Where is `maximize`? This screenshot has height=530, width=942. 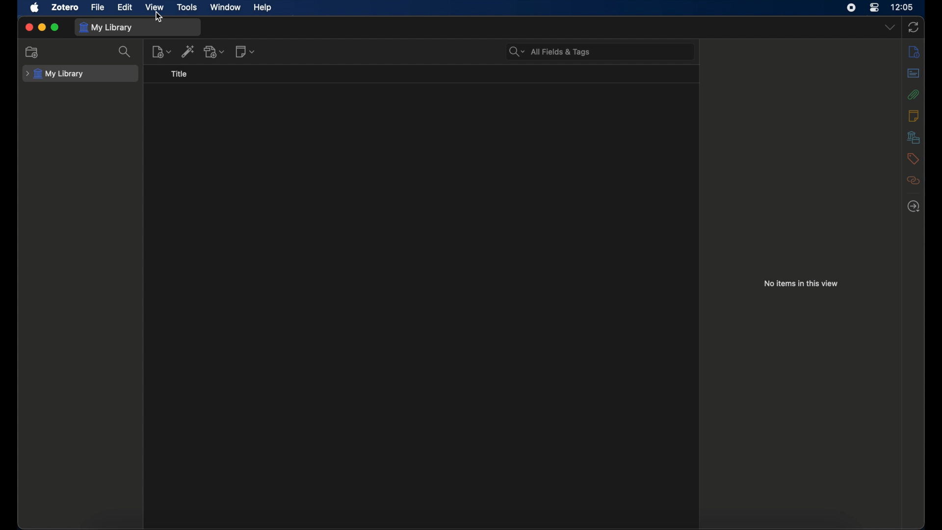
maximize is located at coordinates (56, 27).